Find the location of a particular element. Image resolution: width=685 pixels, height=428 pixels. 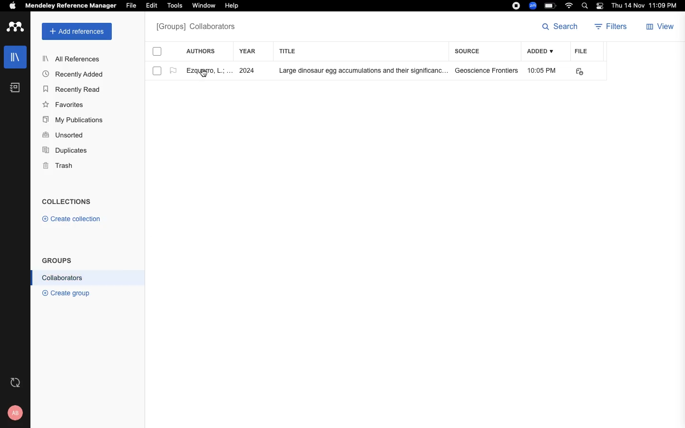

Duplicates is located at coordinates (66, 151).